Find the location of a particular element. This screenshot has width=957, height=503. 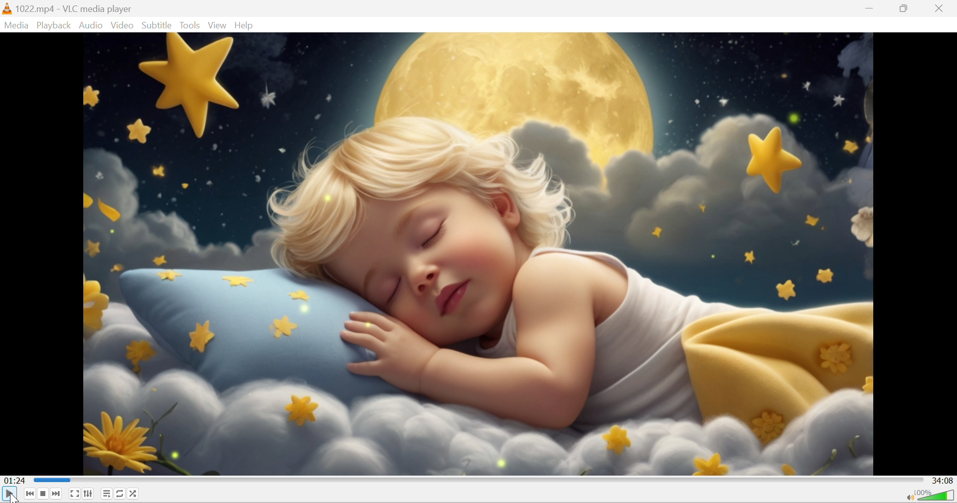

Click to toggle between loop all, loop one and no loop is located at coordinates (121, 494).